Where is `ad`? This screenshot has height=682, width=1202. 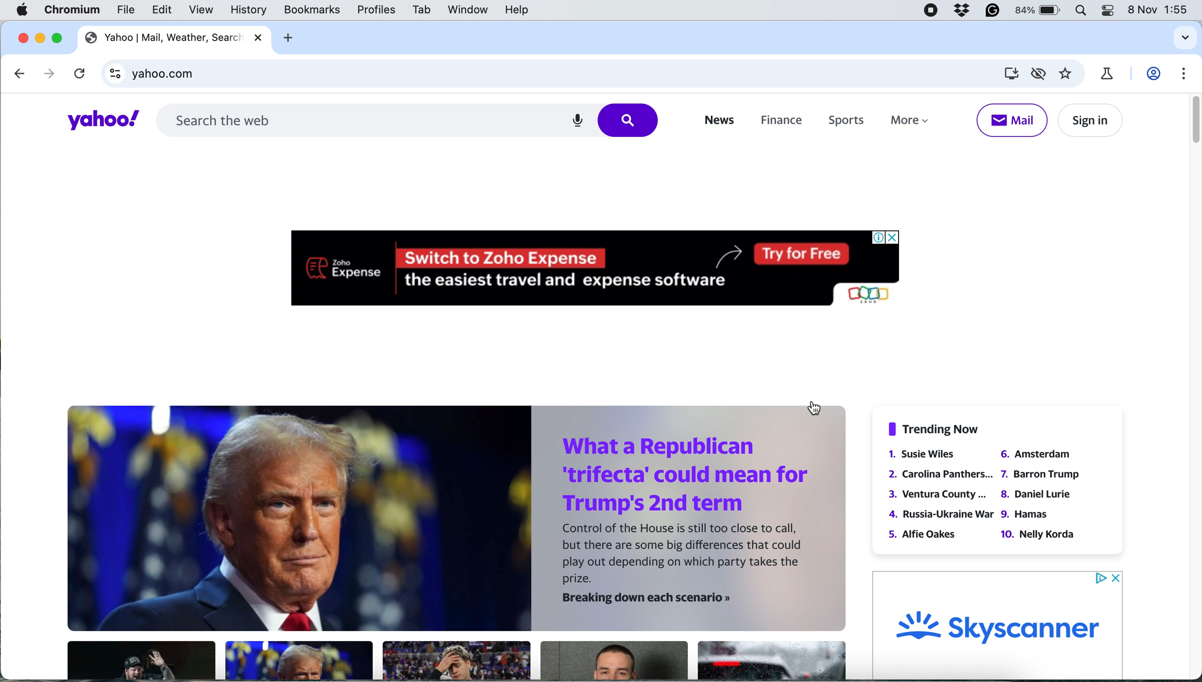 ad is located at coordinates (601, 264).